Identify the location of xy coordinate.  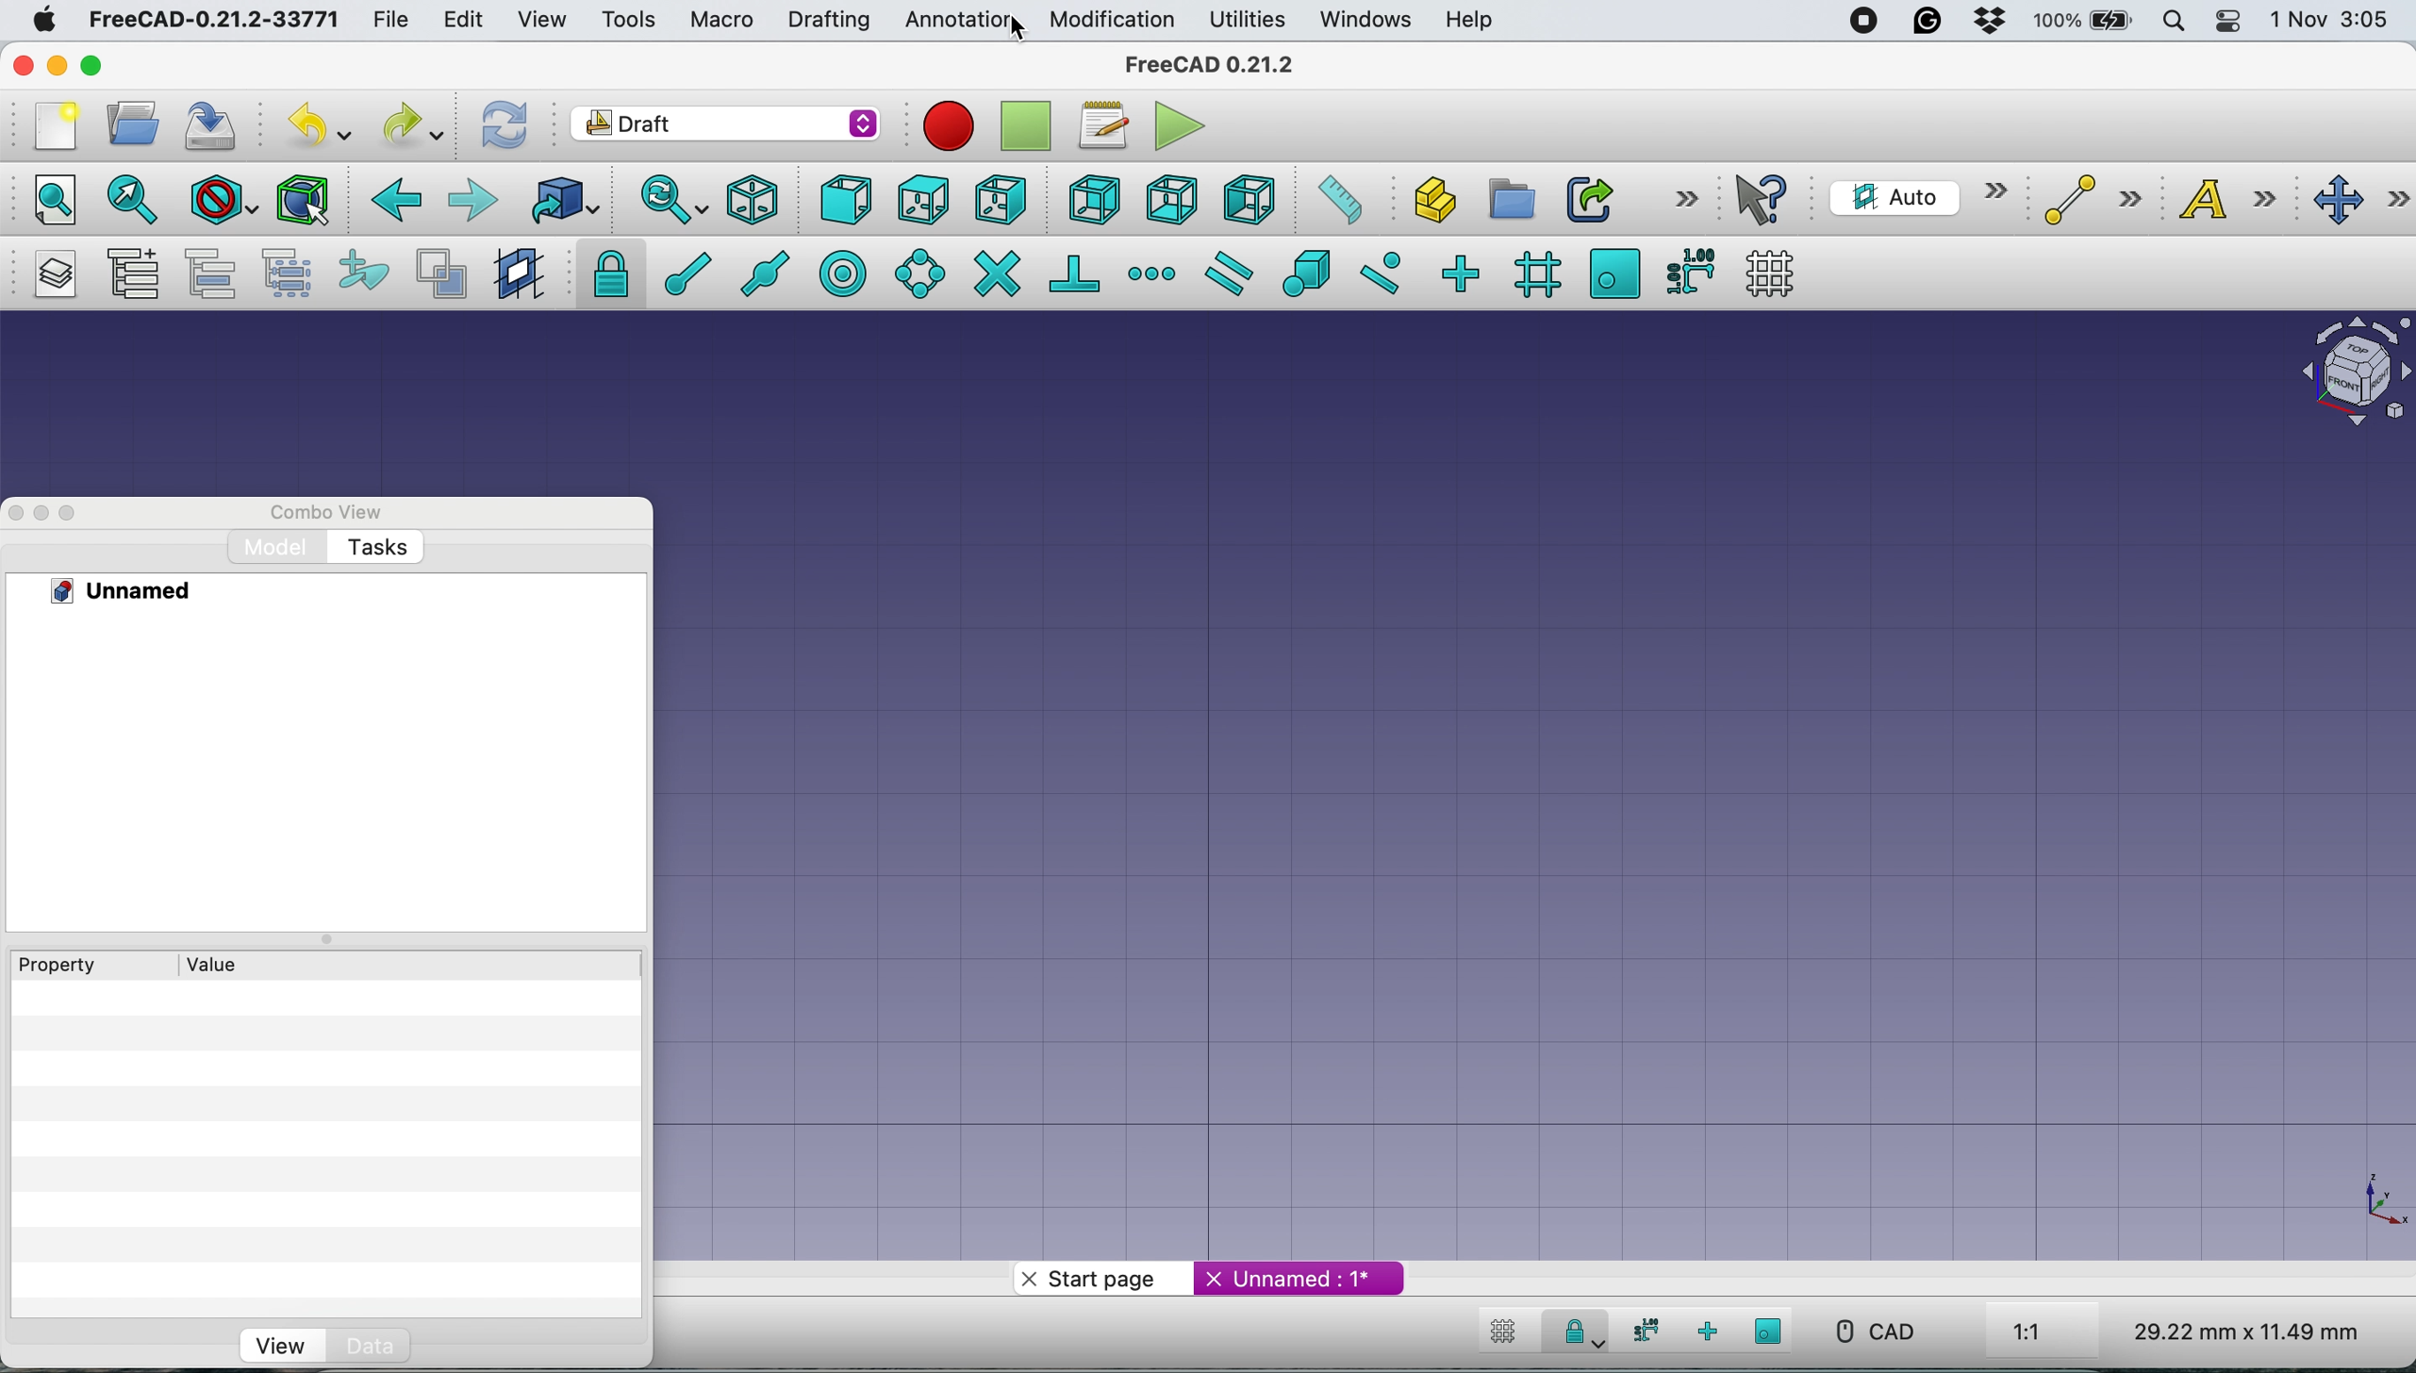
(2366, 1197).